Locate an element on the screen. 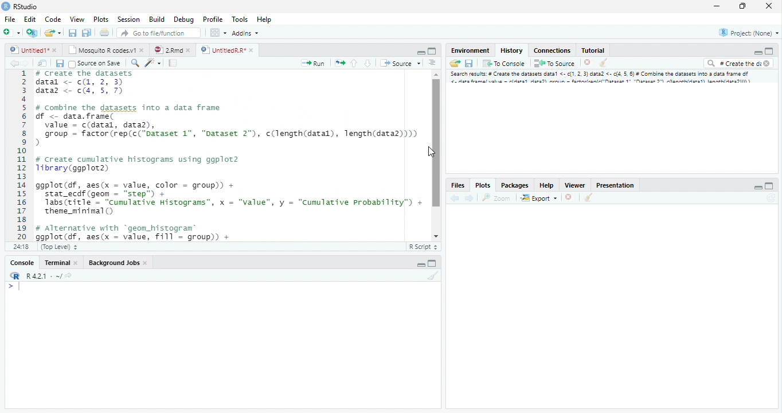 The height and width of the screenshot is (413, 782). Background Jobs is located at coordinates (119, 263).